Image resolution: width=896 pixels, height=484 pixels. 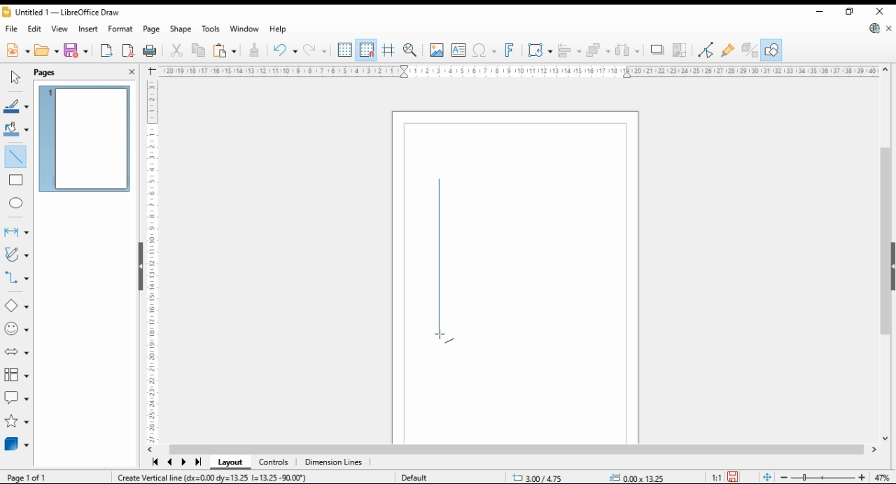 I want to click on zoom slider, so click(x=823, y=478).